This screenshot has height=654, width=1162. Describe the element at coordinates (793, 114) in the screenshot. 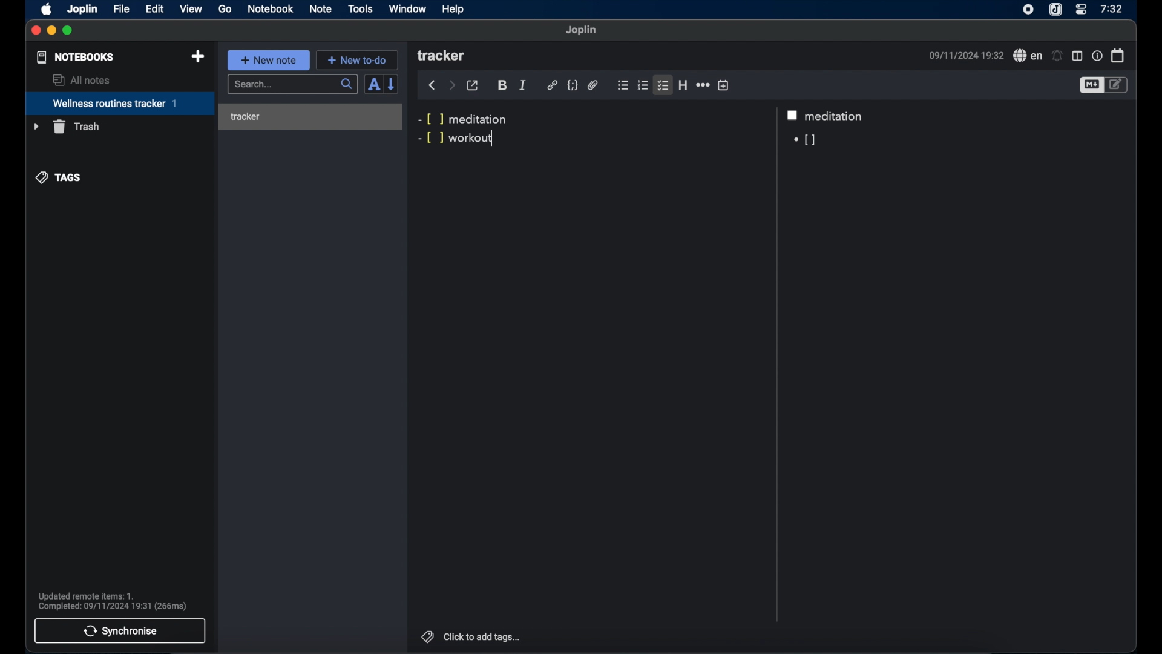

I see `checkbox` at that location.